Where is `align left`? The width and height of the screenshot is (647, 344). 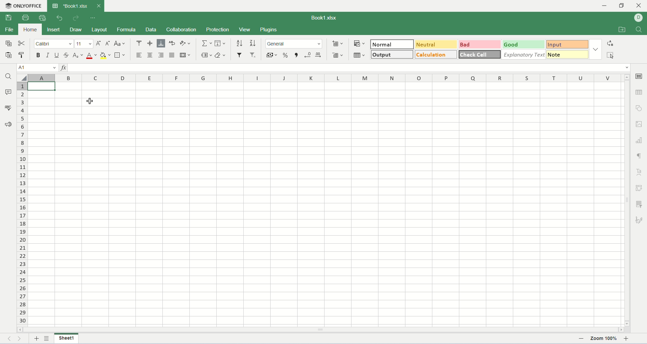
align left is located at coordinates (139, 55).